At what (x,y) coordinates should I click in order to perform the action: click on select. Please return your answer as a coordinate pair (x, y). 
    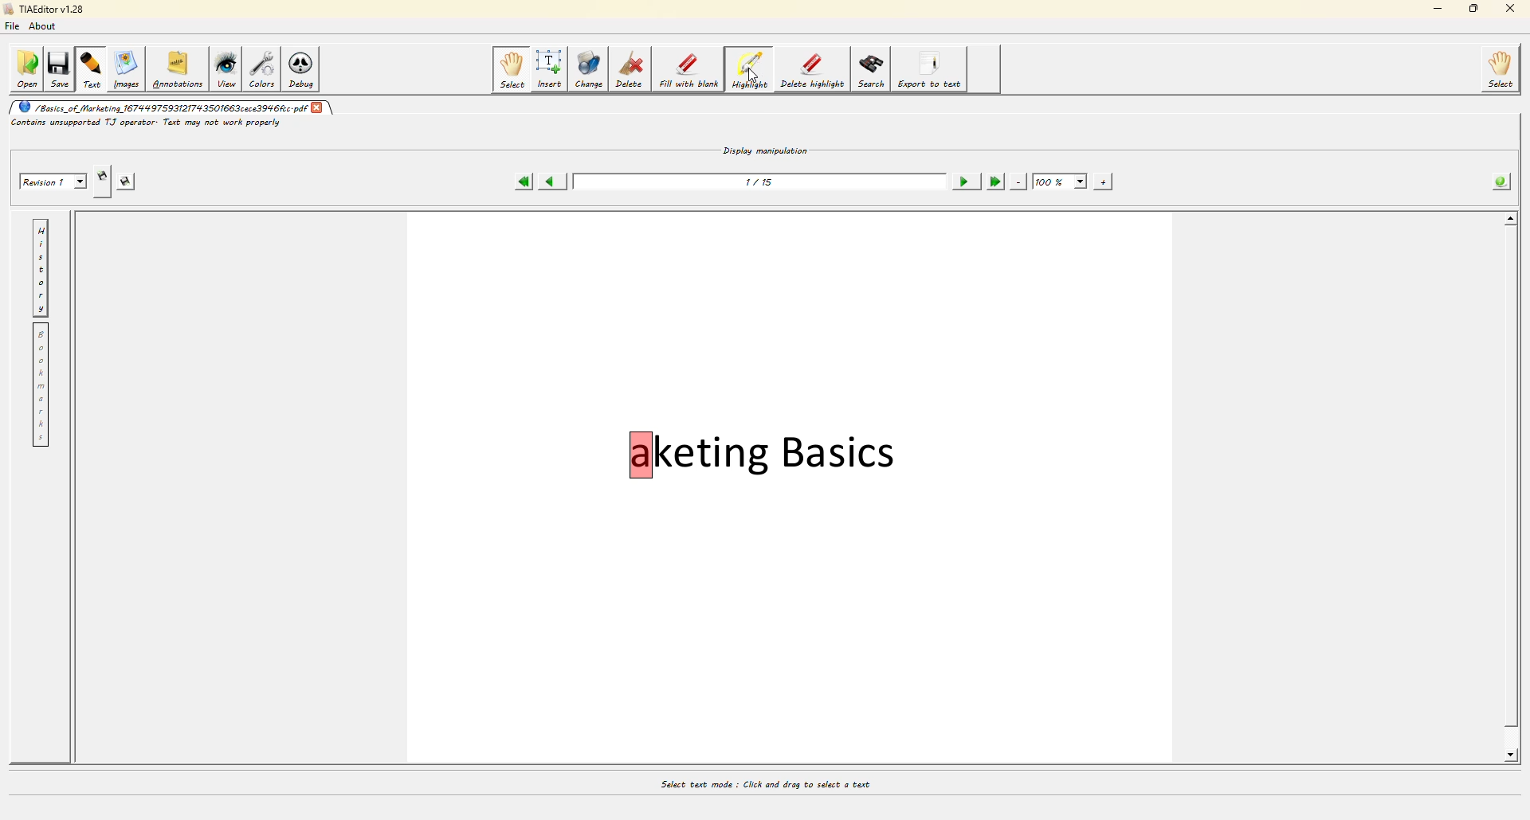
    Looking at the image, I should click on (1498, 71).